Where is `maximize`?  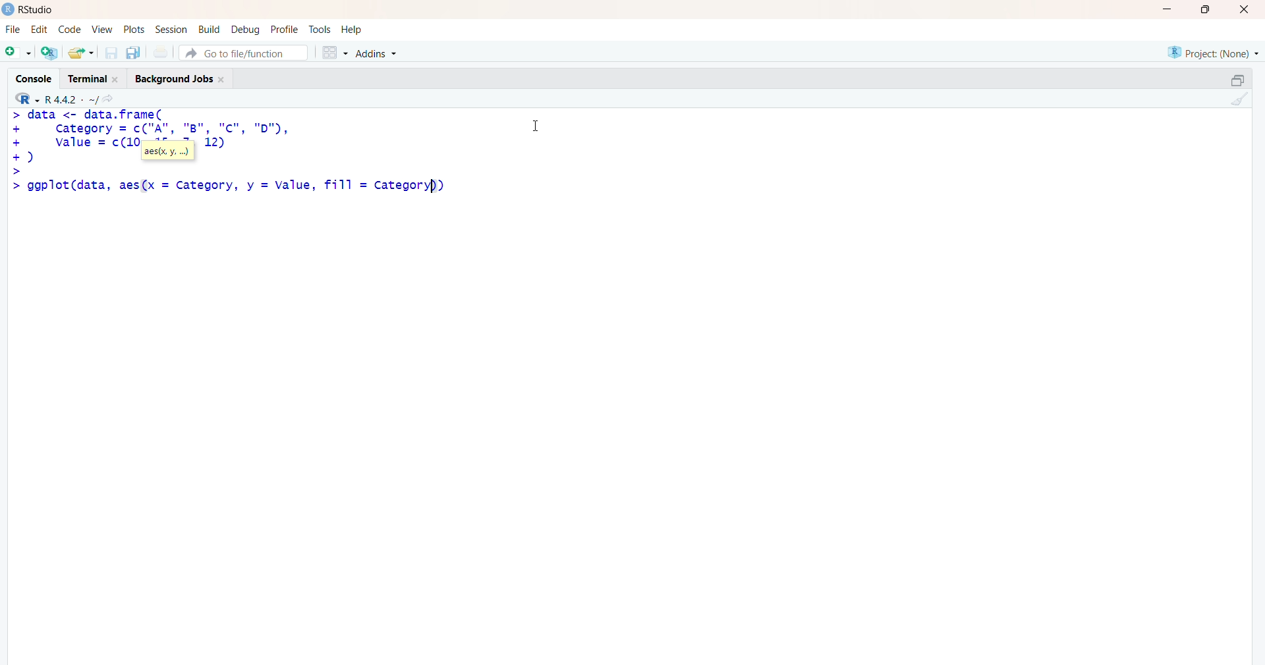
maximize is located at coordinates (1237, 80).